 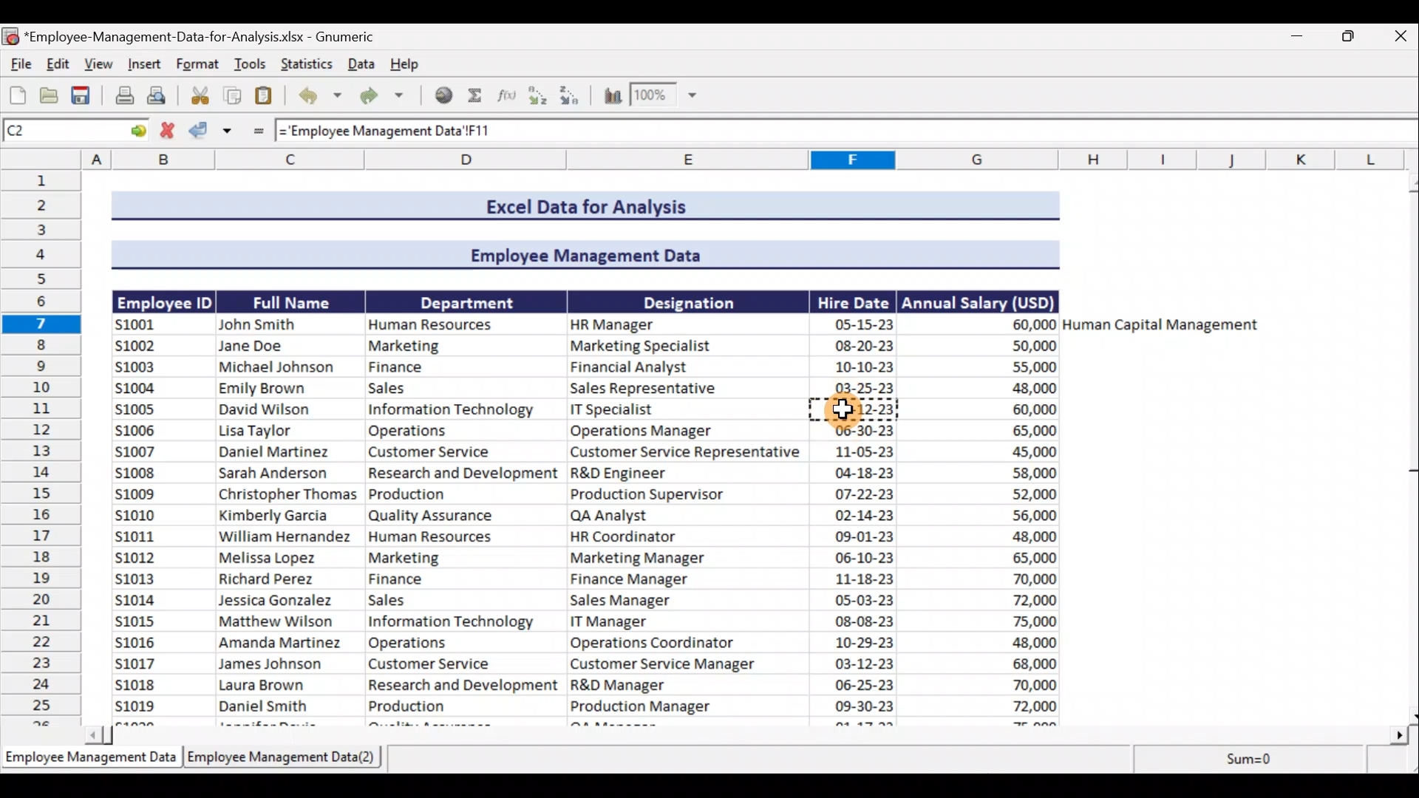 What do you see at coordinates (84, 95) in the screenshot?
I see `Save the current workbook` at bounding box center [84, 95].